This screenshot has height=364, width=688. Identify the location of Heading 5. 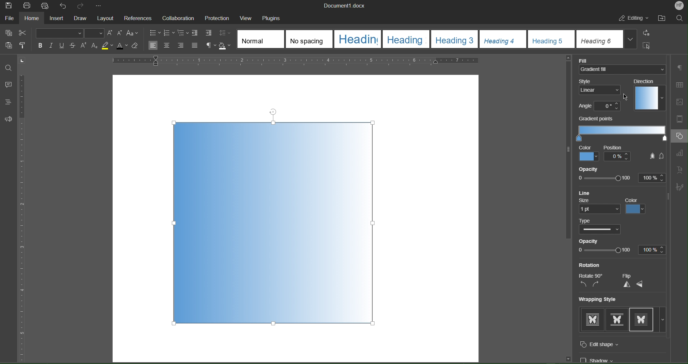
(551, 39).